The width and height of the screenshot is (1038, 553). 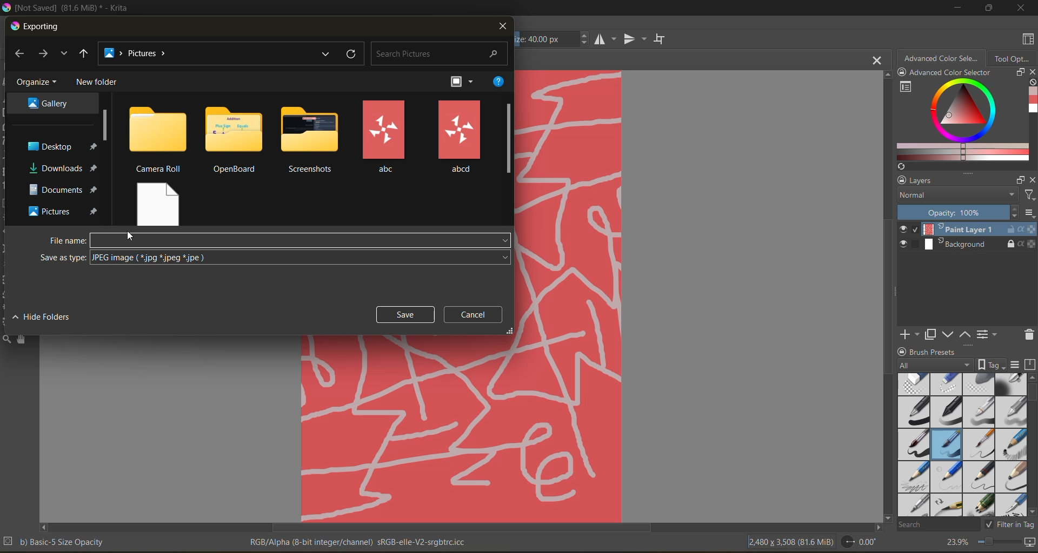 What do you see at coordinates (1015, 365) in the screenshot?
I see `display settings` at bounding box center [1015, 365].